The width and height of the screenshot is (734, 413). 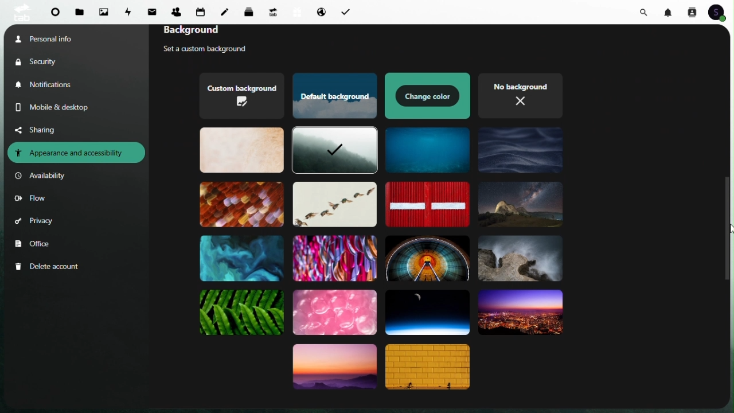 What do you see at coordinates (295, 12) in the screenshot?
I see `free trail` at bounding box center [295, 12].